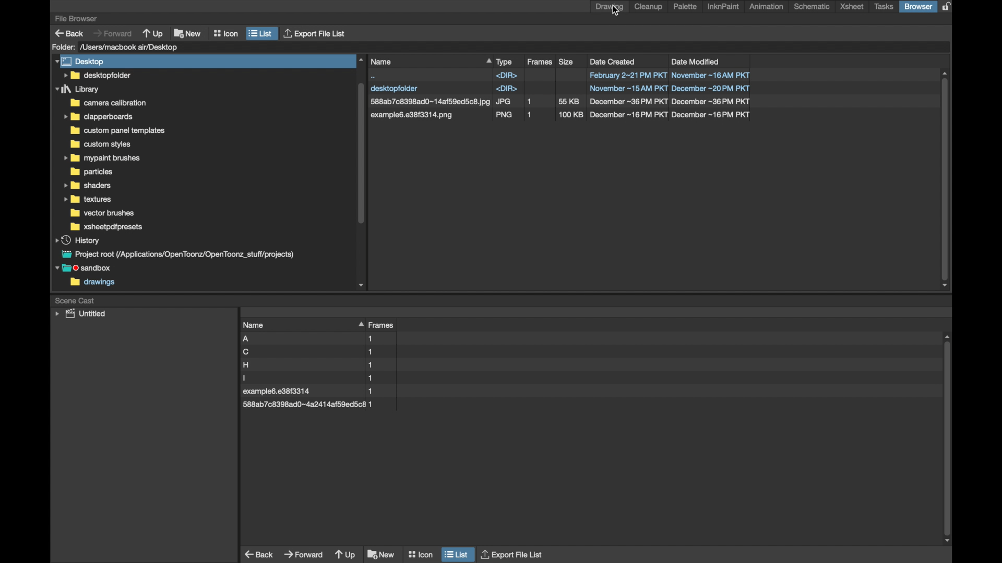  Describe the element at coordinates (610, 7) in the screenshot. I see `drawing` at that location.